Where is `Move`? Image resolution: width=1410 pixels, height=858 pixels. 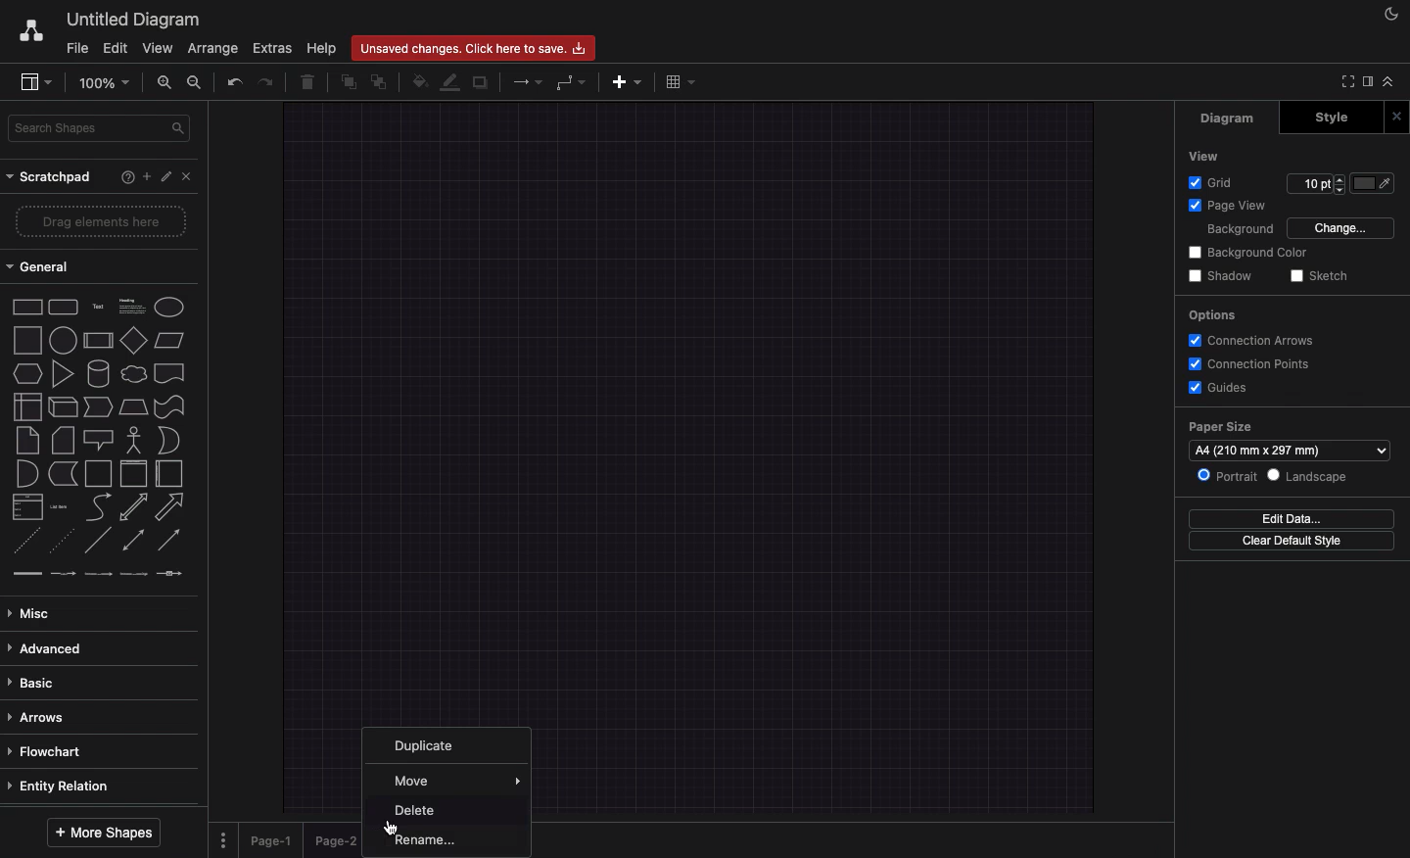
Move is located at coordinates (460, 780).